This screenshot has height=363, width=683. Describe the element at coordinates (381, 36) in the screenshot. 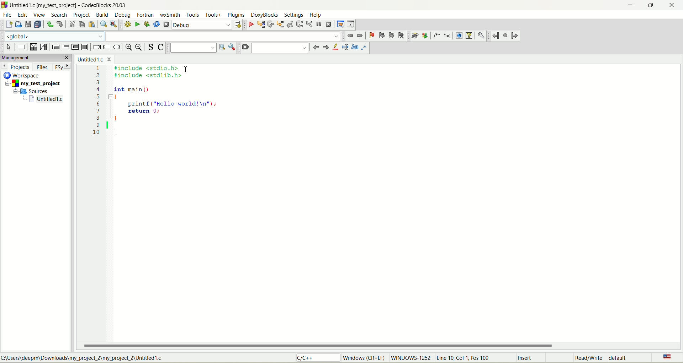

I see `previous bookmark` at that location.